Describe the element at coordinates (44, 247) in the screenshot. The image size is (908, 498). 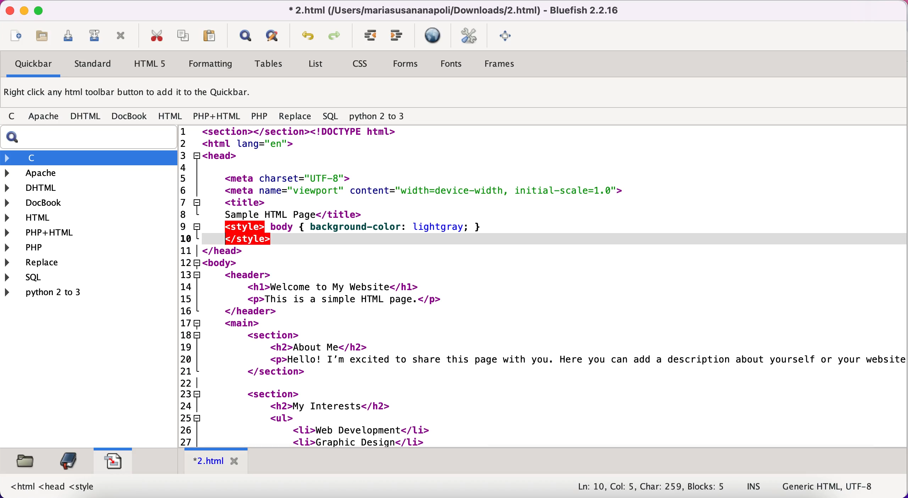
I see `php` at that location.